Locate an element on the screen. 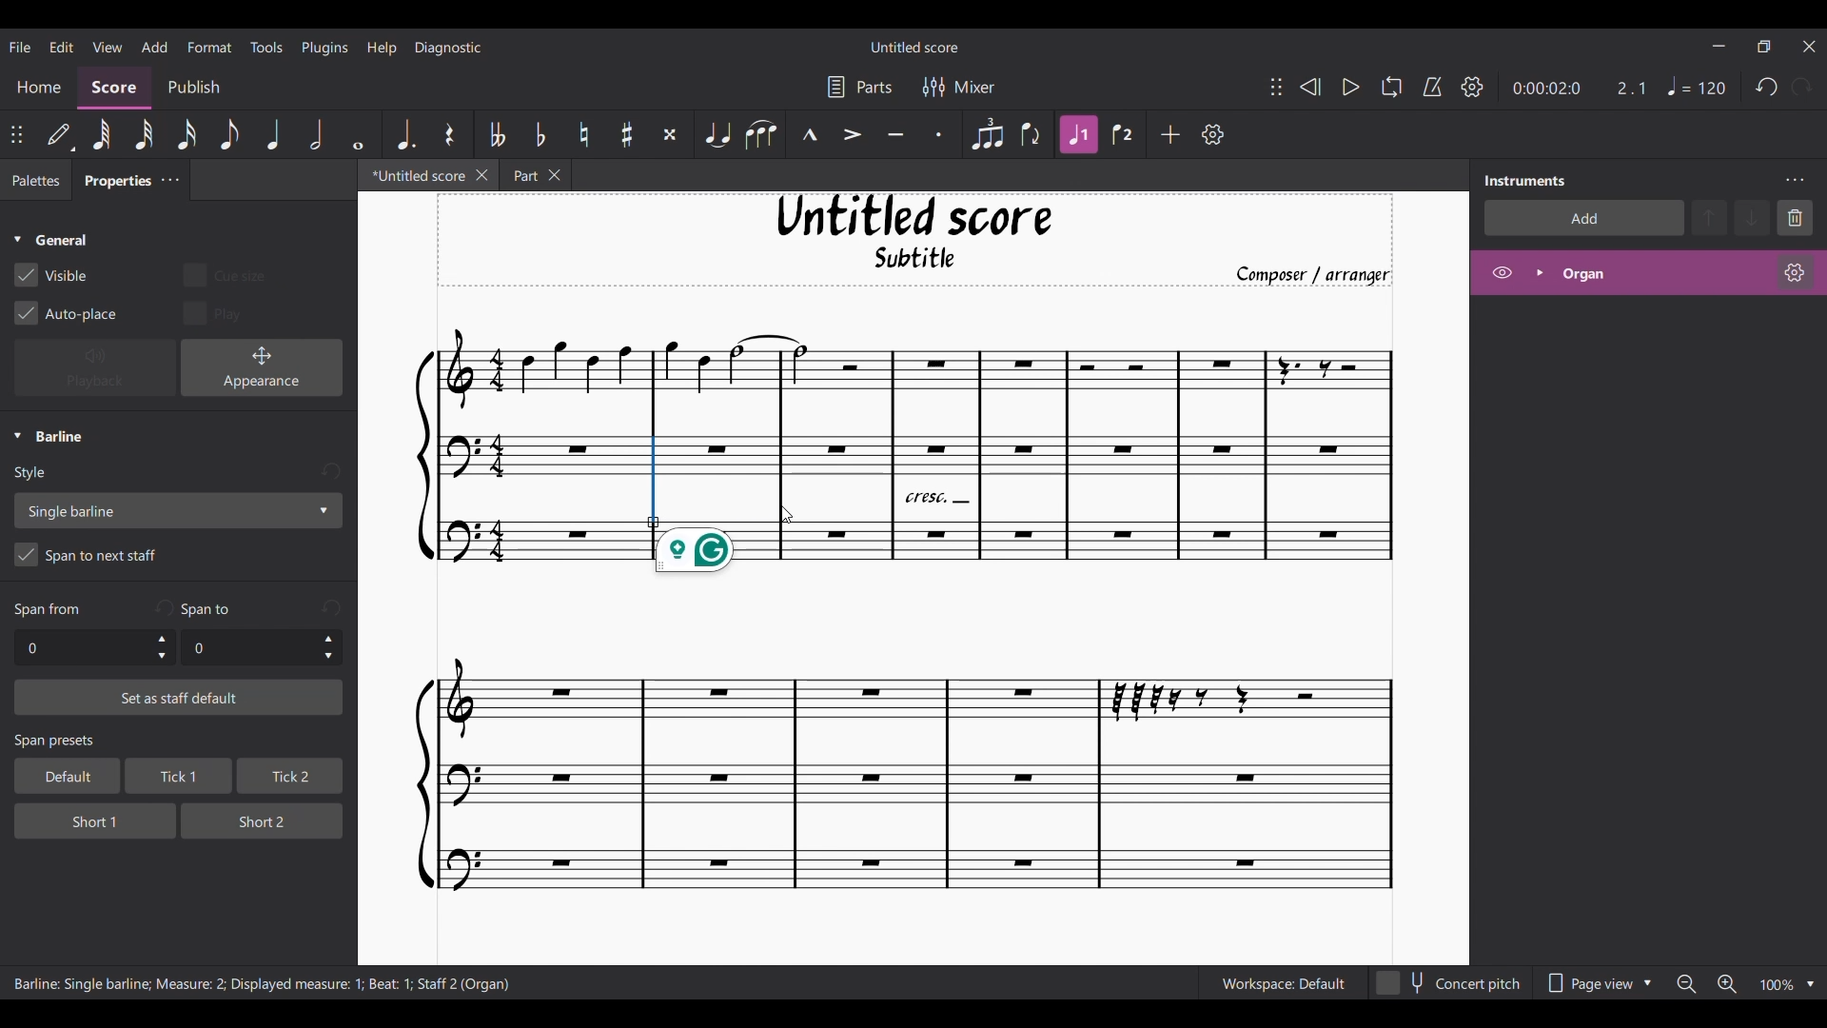 This screenshot has height=1028, width=1827. Change position of toolbar attached is located at coordinates (1275, 87).